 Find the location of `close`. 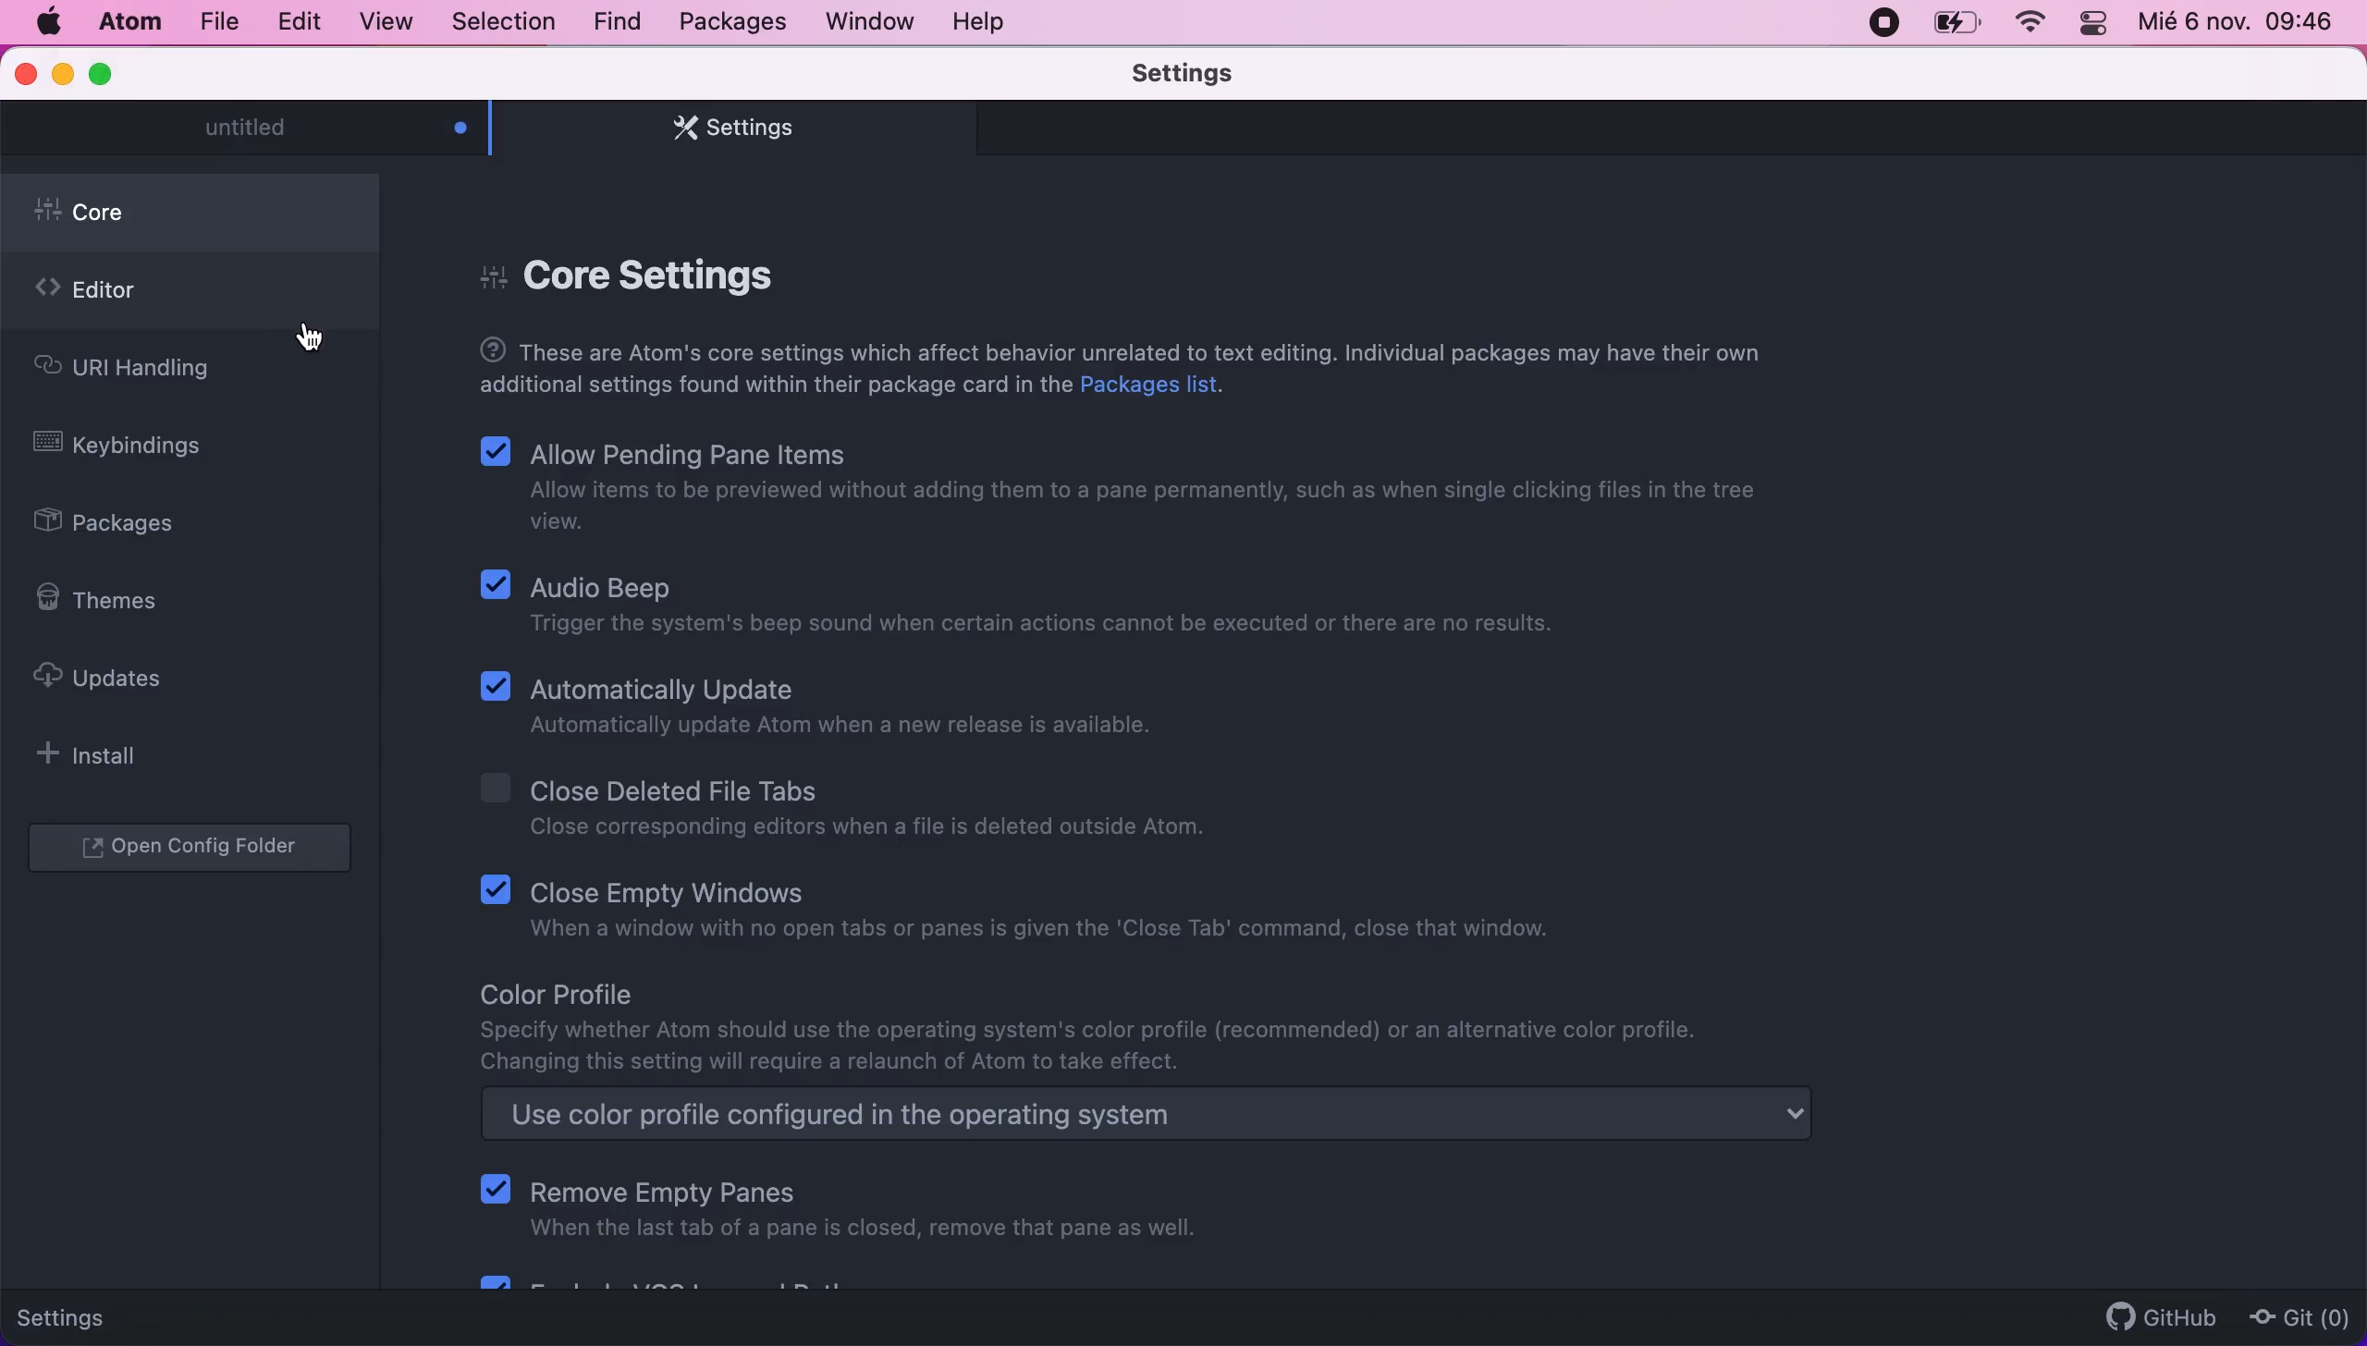

close is located at coordinates (28, 74).